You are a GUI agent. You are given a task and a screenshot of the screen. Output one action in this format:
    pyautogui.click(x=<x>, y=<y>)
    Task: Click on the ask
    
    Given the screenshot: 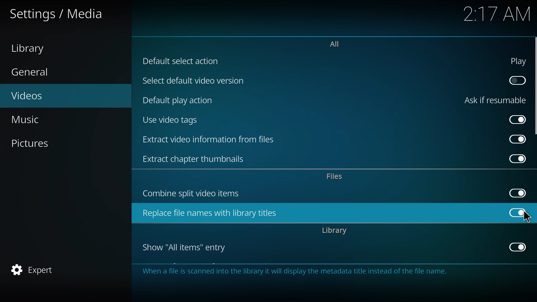 What is the action you would take?
    pyautogui.click(x=494, y=100)
    